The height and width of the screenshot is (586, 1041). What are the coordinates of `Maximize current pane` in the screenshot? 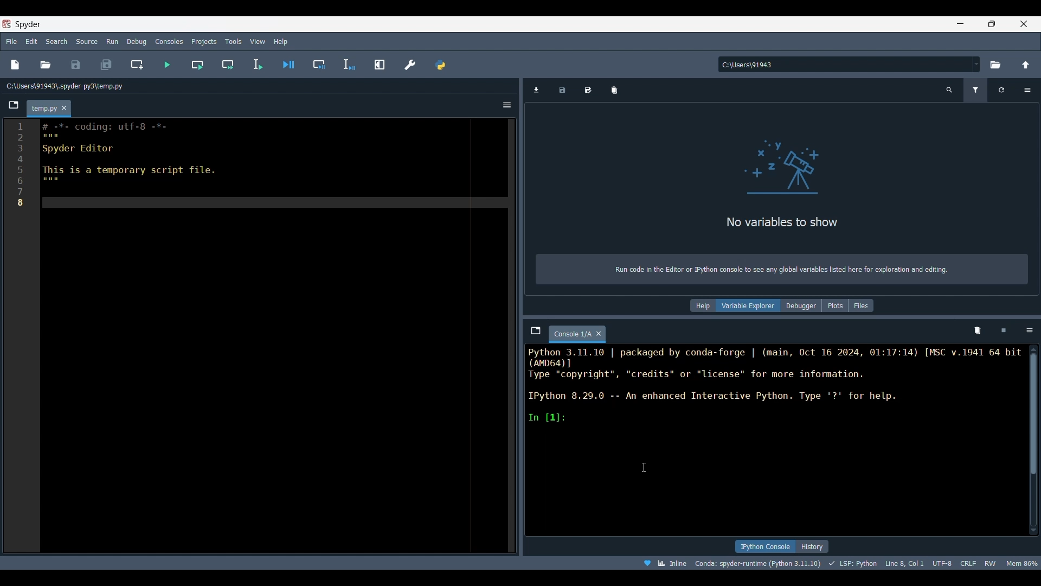 It's located at (380, 64).